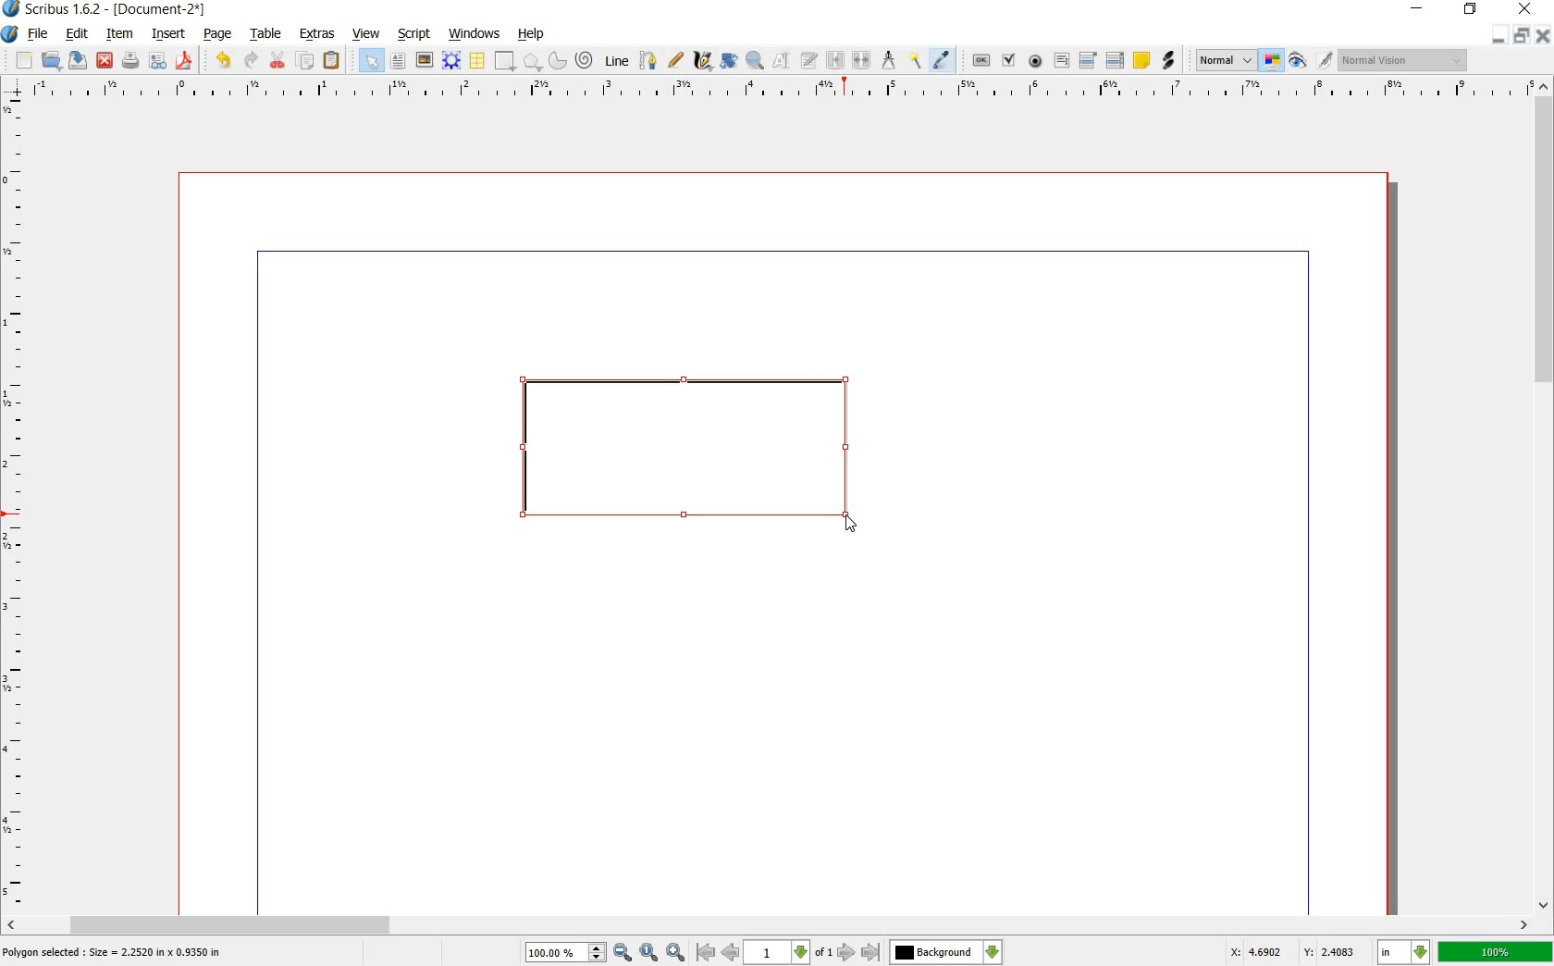  I want to click on TABLE, so click(267, 35).